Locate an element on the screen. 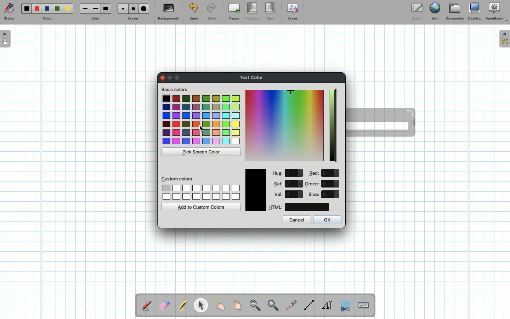 The height and width of the screenshot is (319, 510). Pick screen color is located at coordinates (202, 152).